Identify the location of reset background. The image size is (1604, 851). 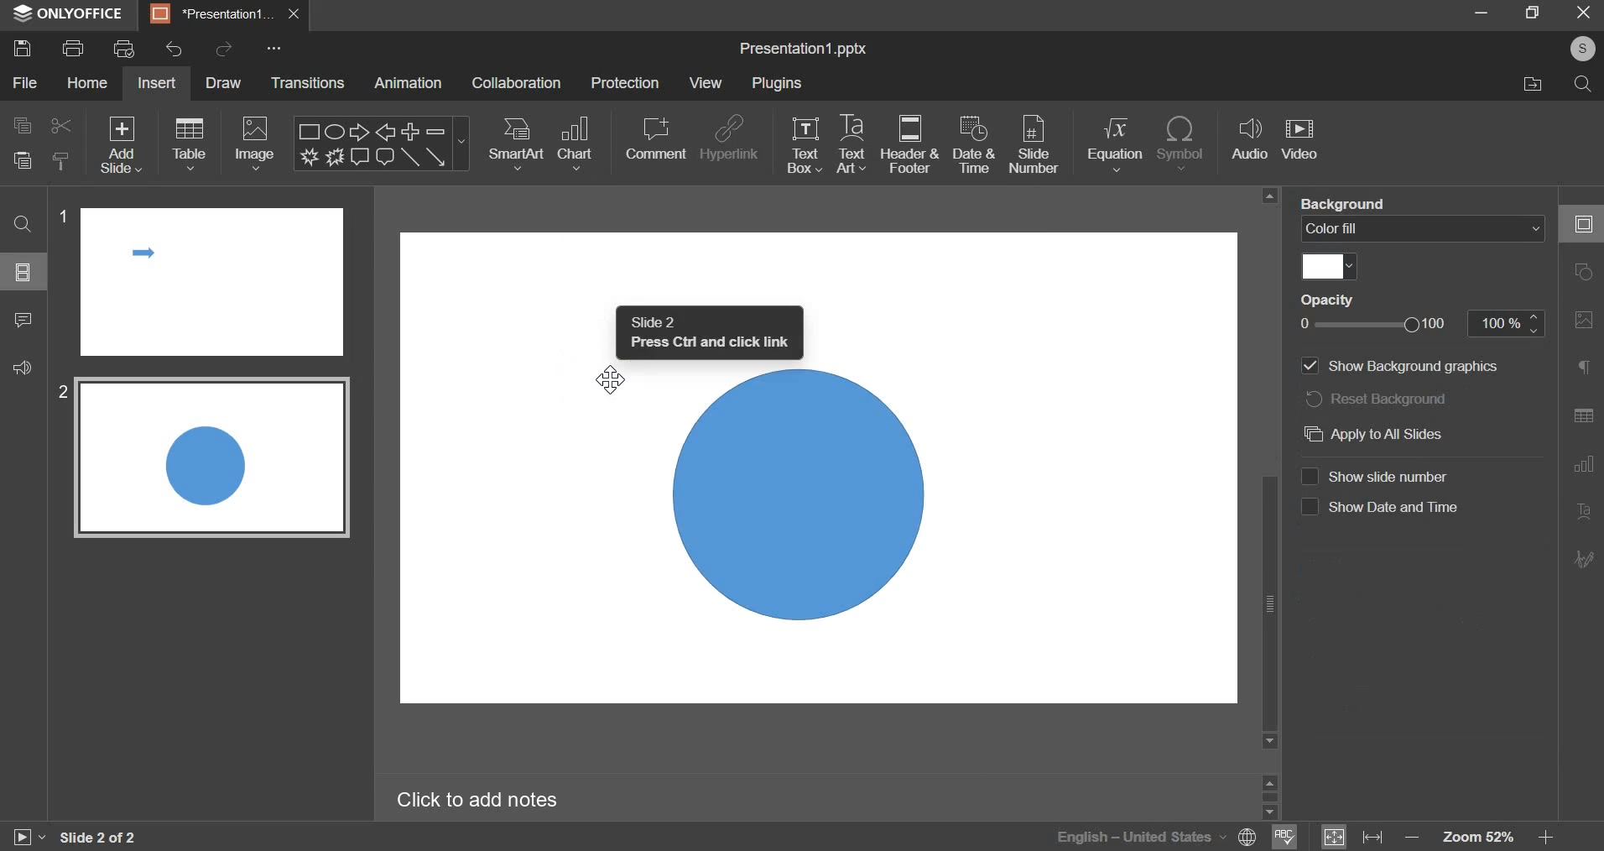
(1391, 398).